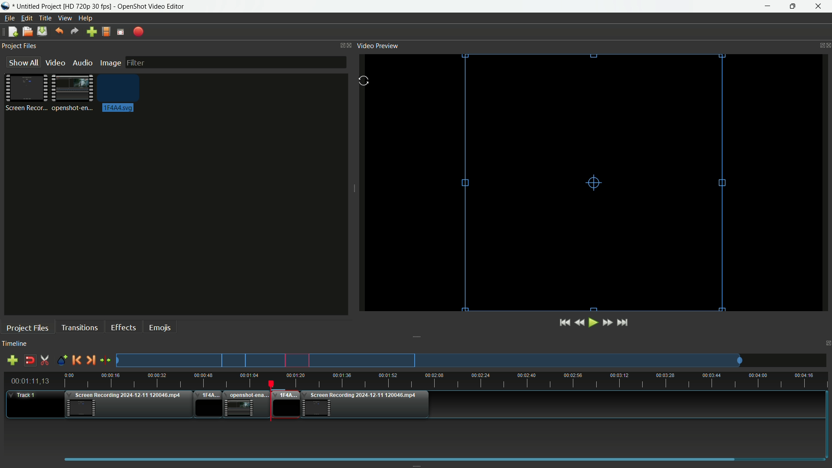 This screenshot has width=832, height=468. I want to click on video preview, so click(596, 182).